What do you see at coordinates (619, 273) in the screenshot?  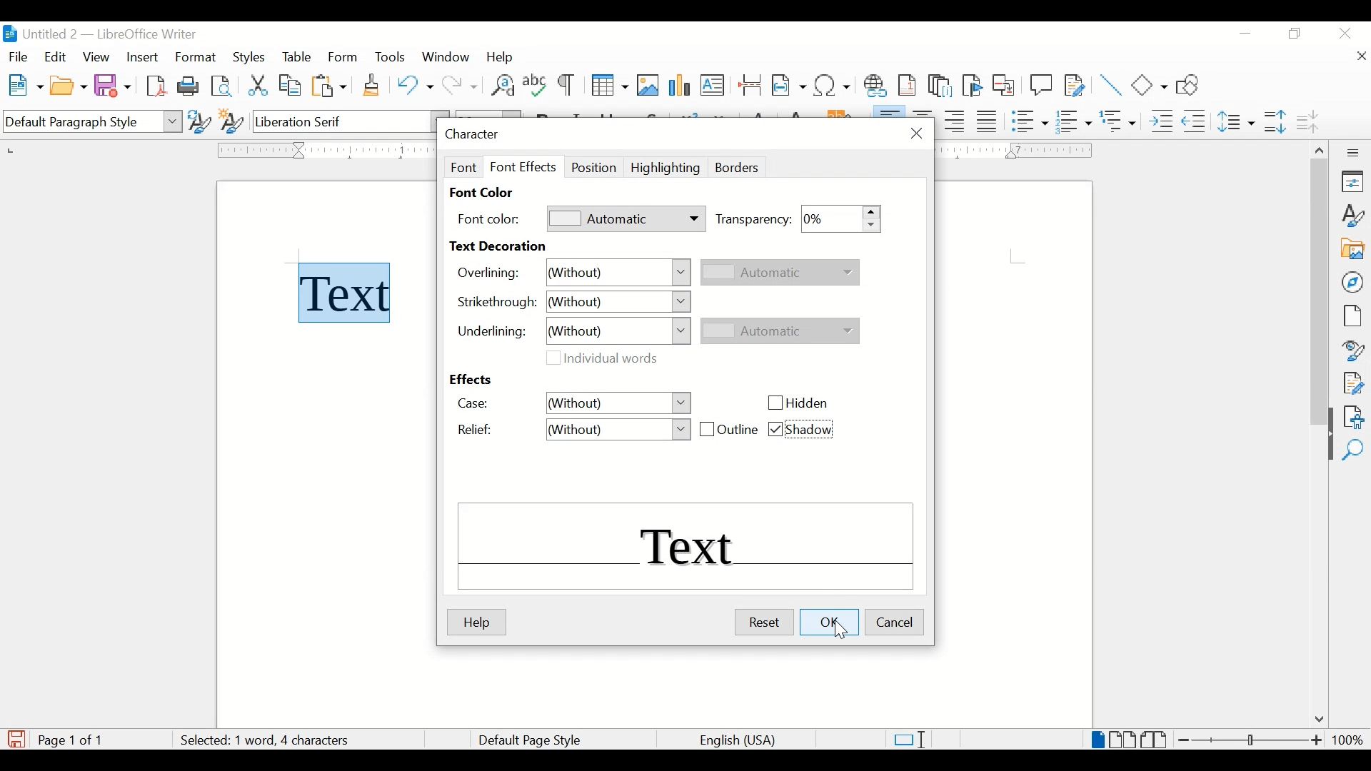 I see `without dropdown menu` at bounding box center [619, 273].